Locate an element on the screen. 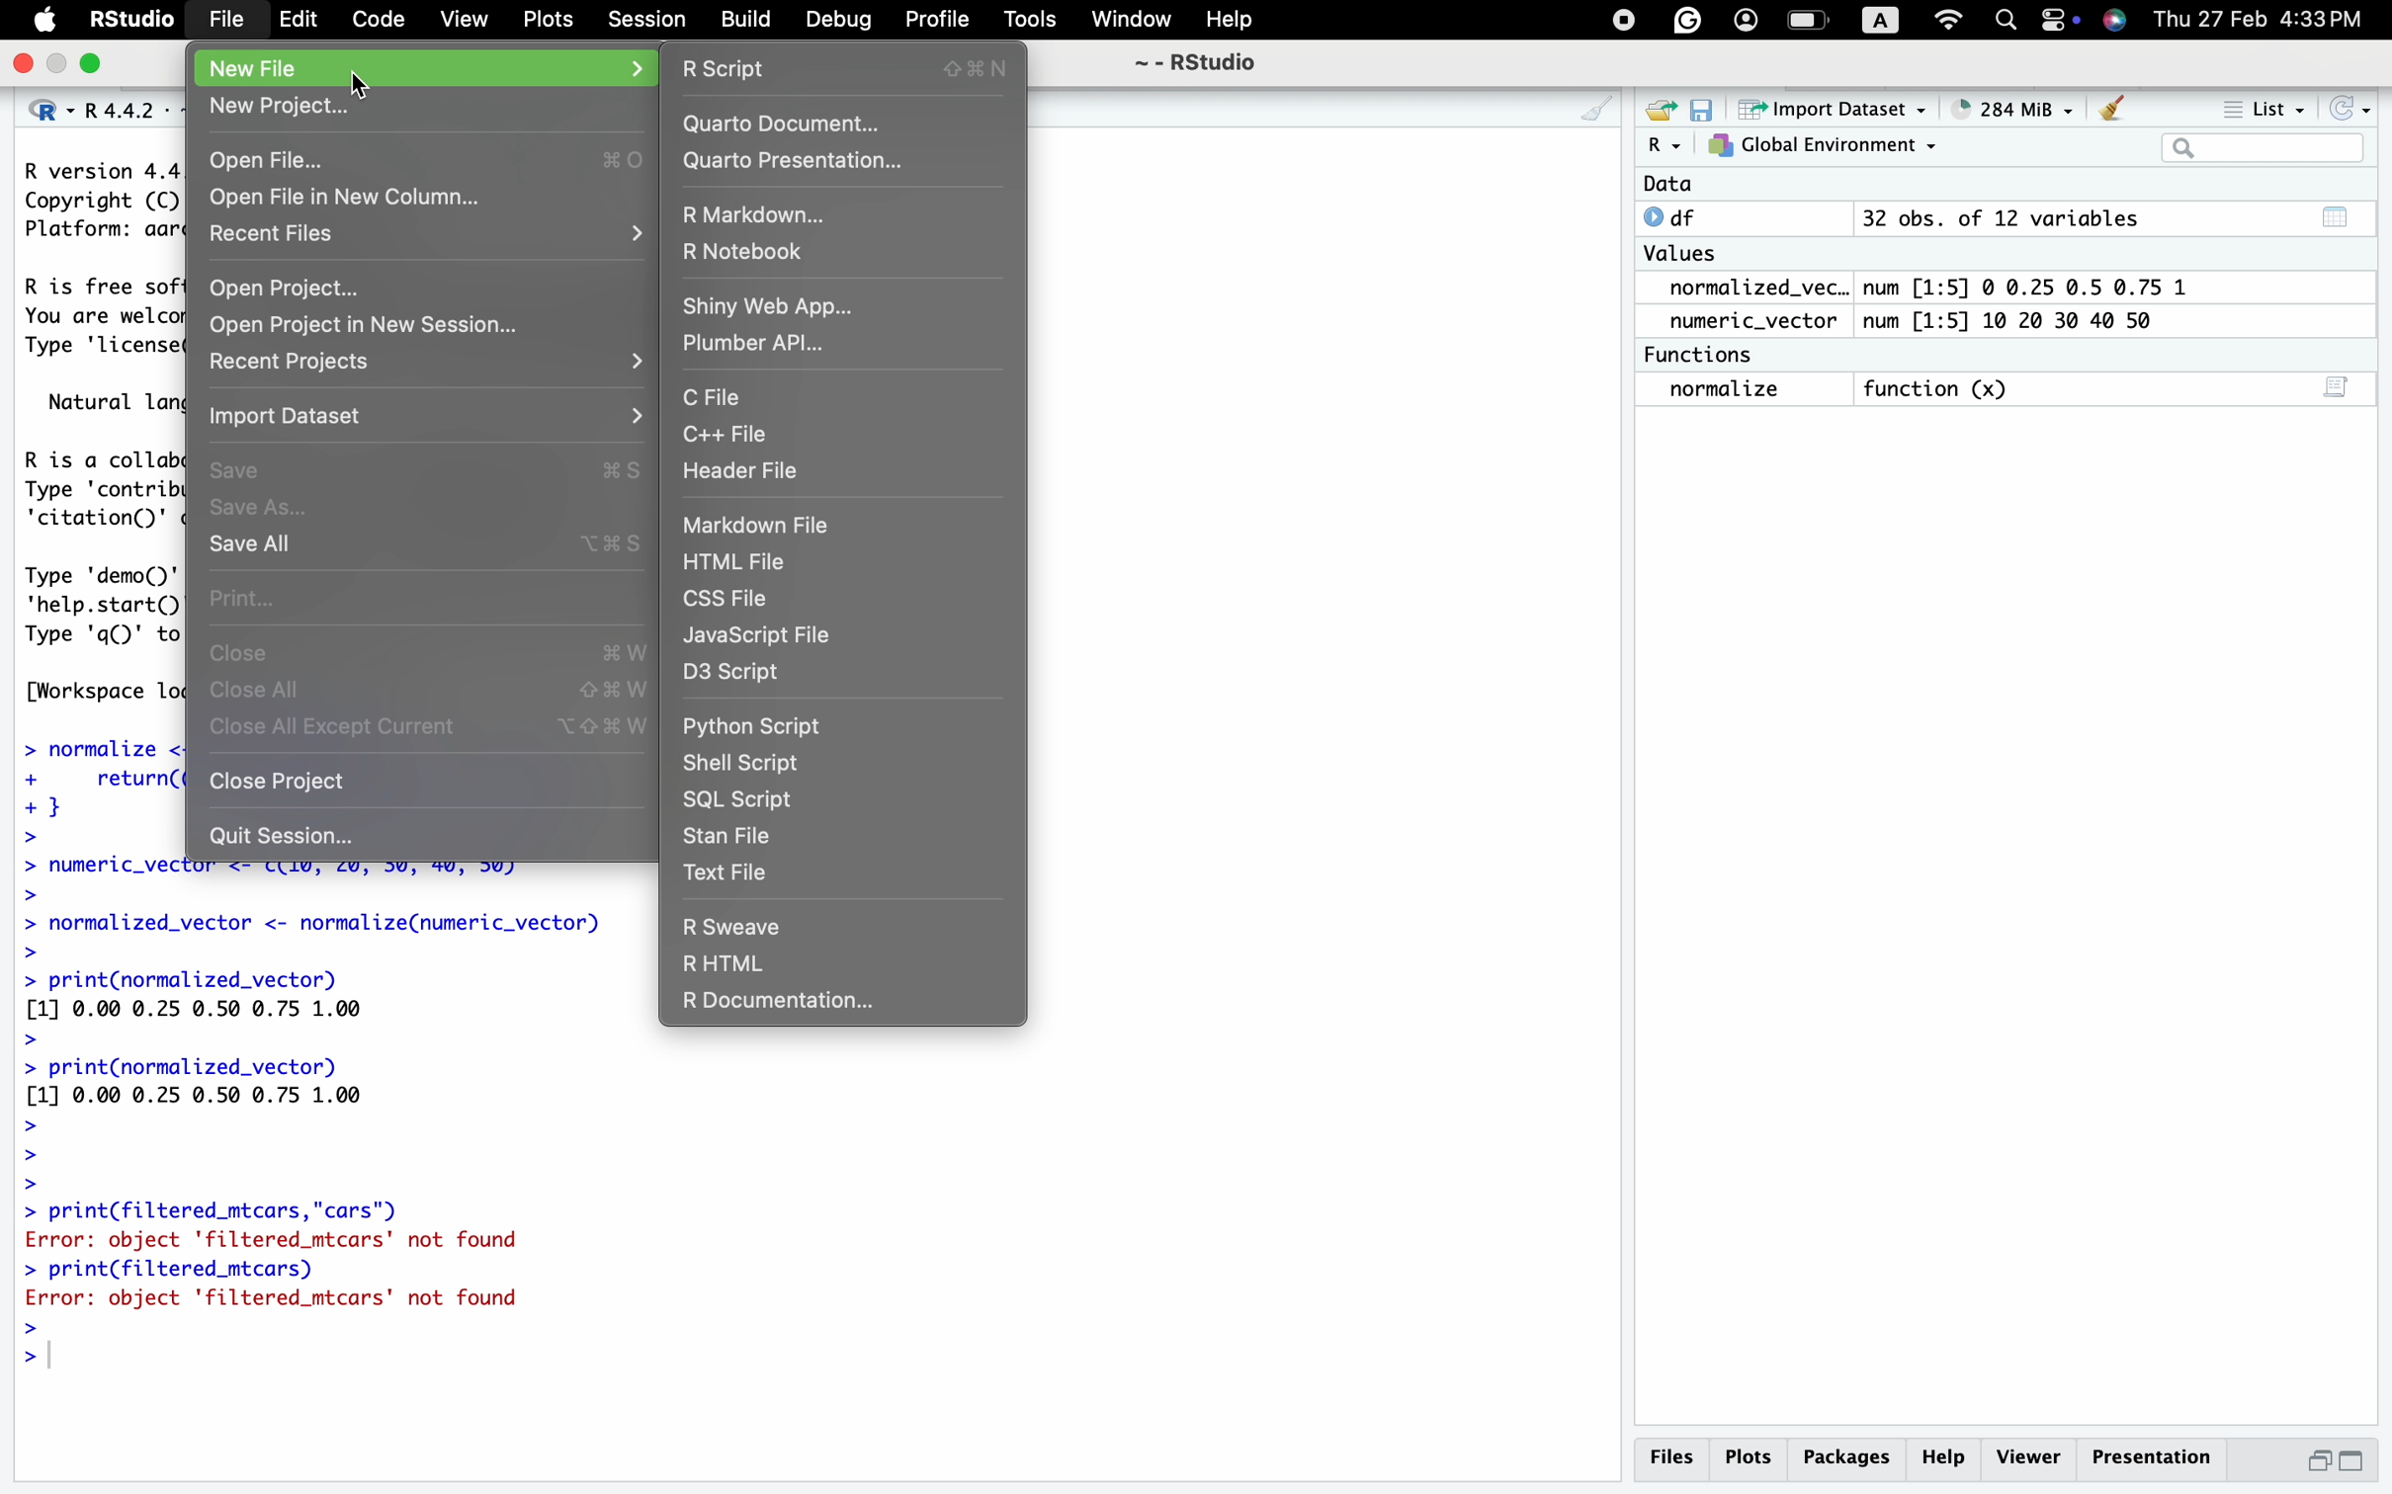 This screenshot has height=1494, width=2392. SIRI is located at coordinates (2120, 22).